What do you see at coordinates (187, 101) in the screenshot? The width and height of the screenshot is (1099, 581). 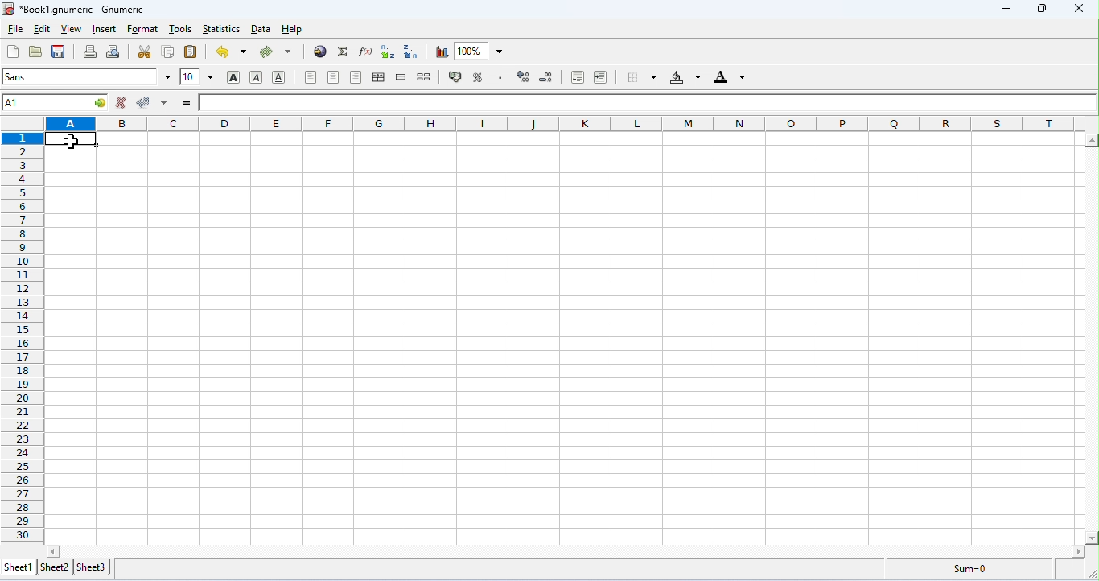 I see `=` at bounding box center [187, 101].